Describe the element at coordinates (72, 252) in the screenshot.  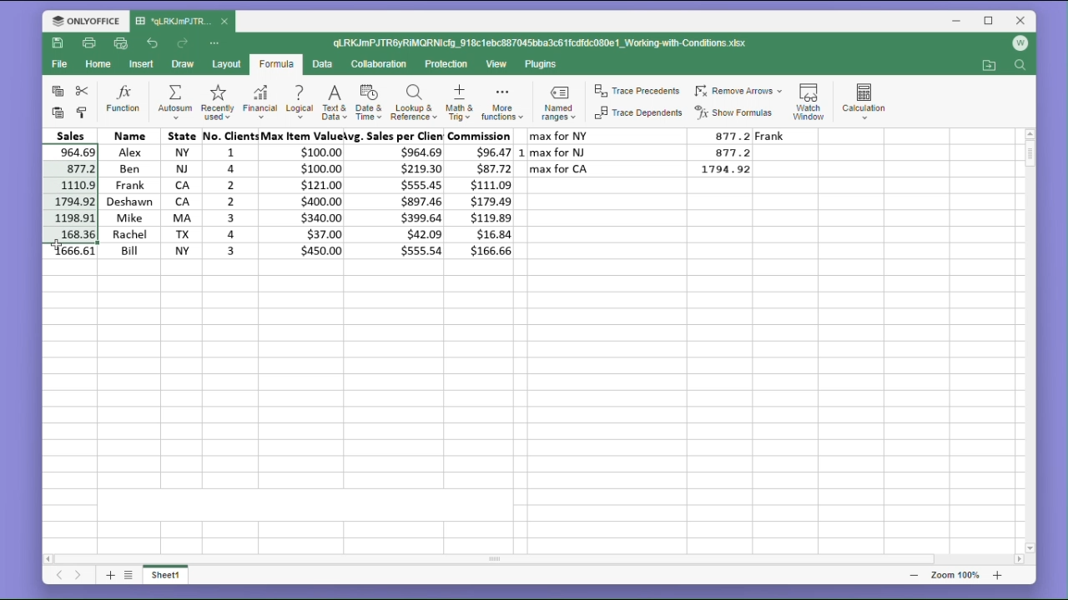
I see `1666.61` at that location.